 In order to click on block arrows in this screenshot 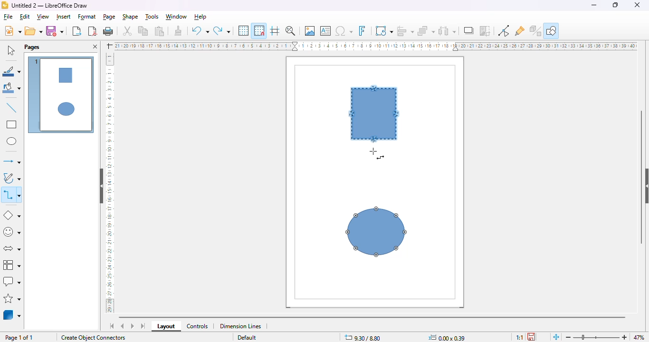, I will do `click(13, 248)`.